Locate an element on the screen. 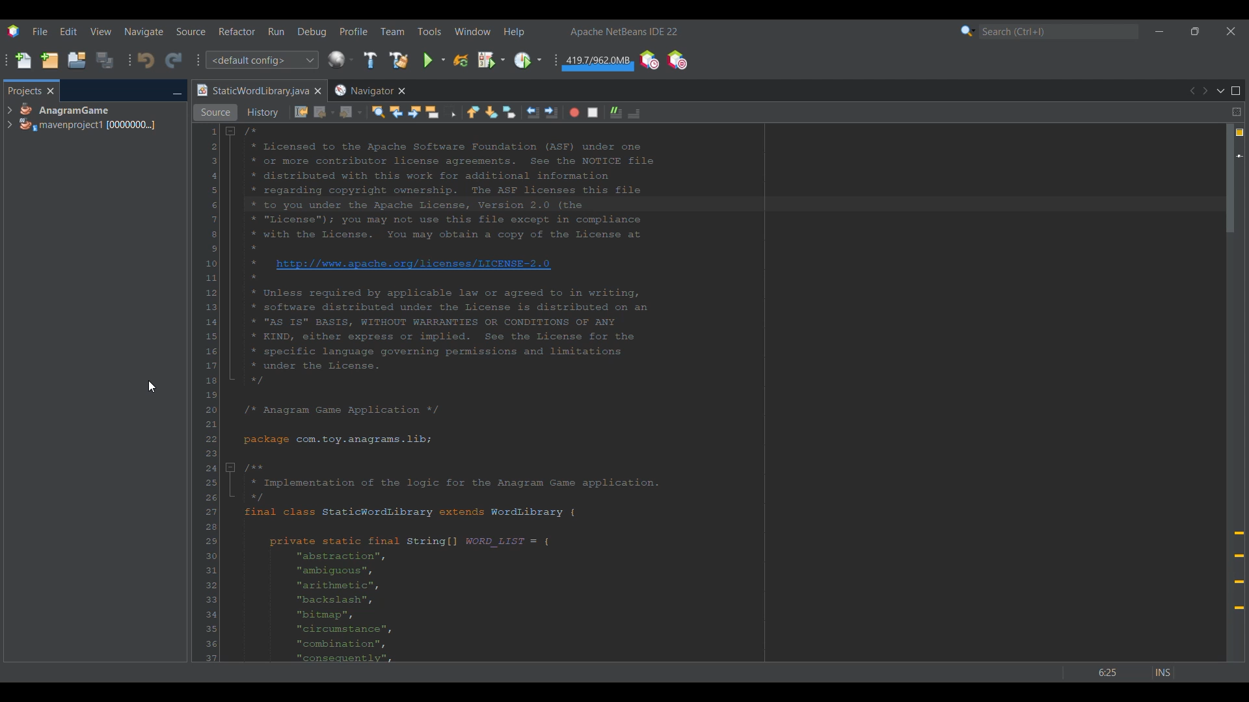 The height and width of the screenshot is (702, 1249). Close interface is located at coordinates (1231, 31).